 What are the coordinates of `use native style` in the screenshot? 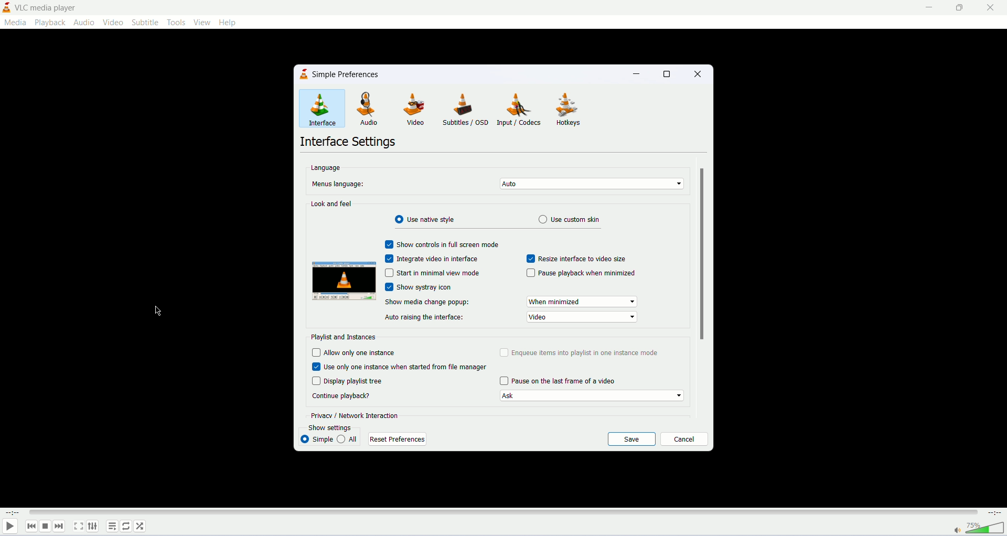 It's located at (425, 220).